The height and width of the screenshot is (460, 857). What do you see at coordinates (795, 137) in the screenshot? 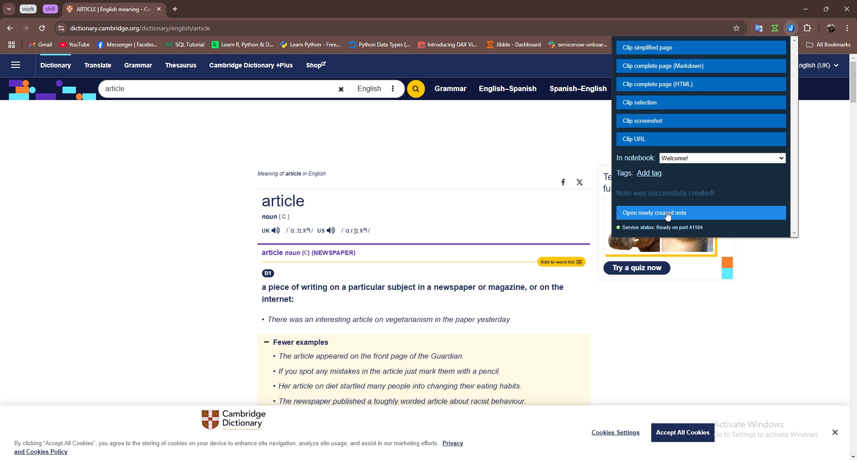
I see `scroll bar` at bounding box center [795, 137].